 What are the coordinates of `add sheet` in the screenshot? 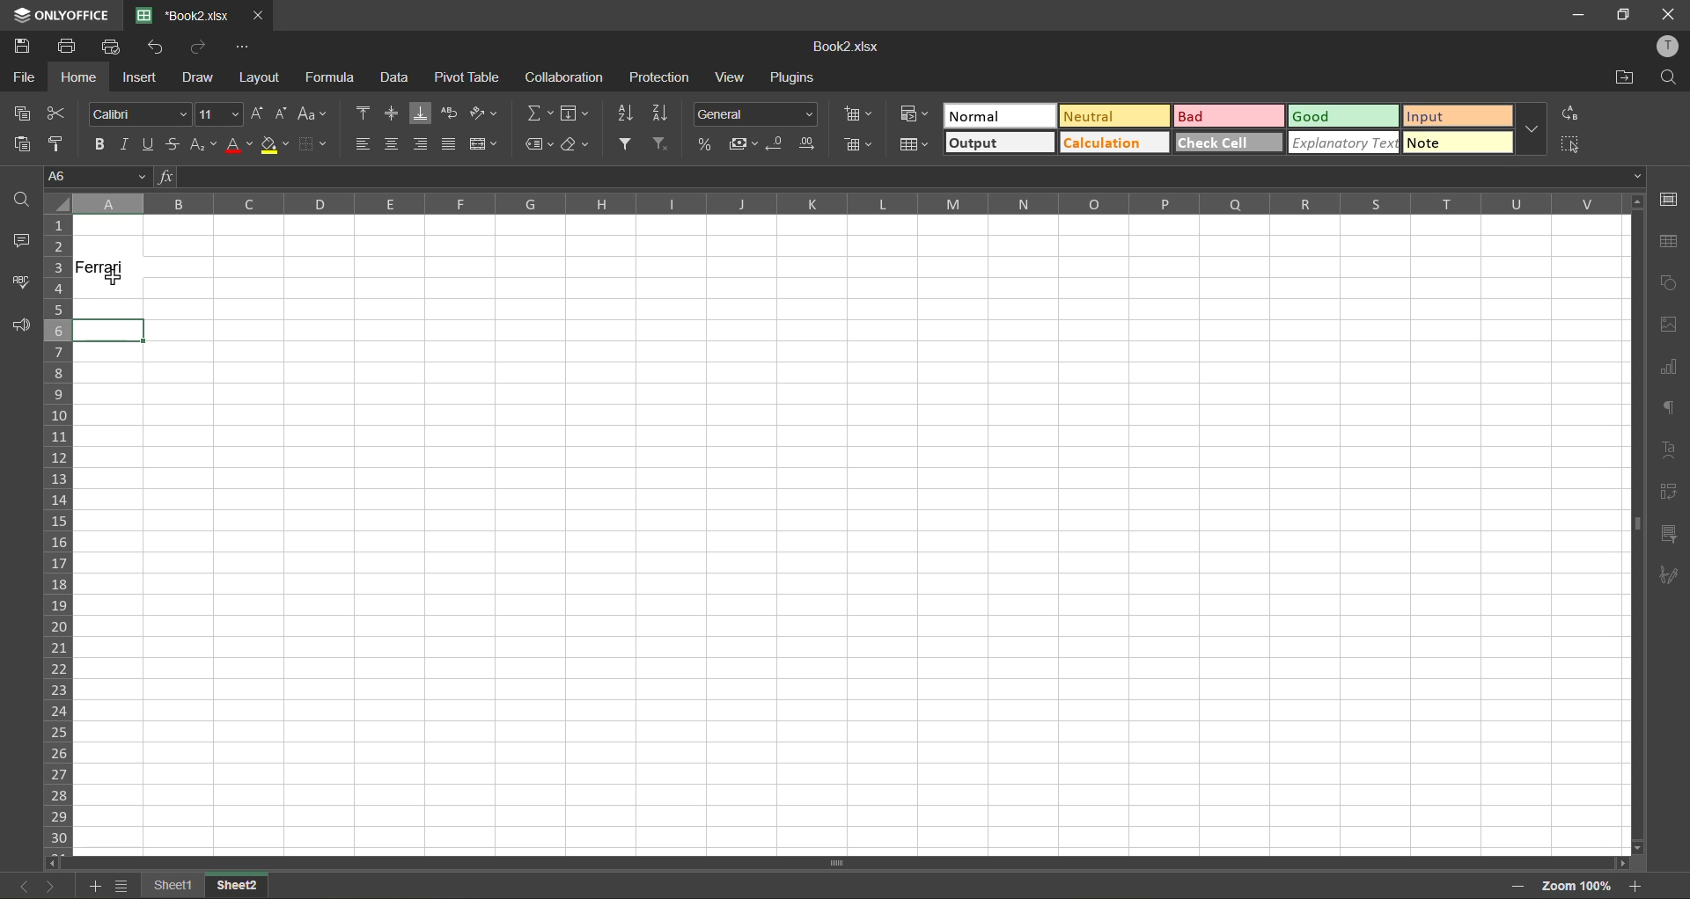 It's located at (97, 887).